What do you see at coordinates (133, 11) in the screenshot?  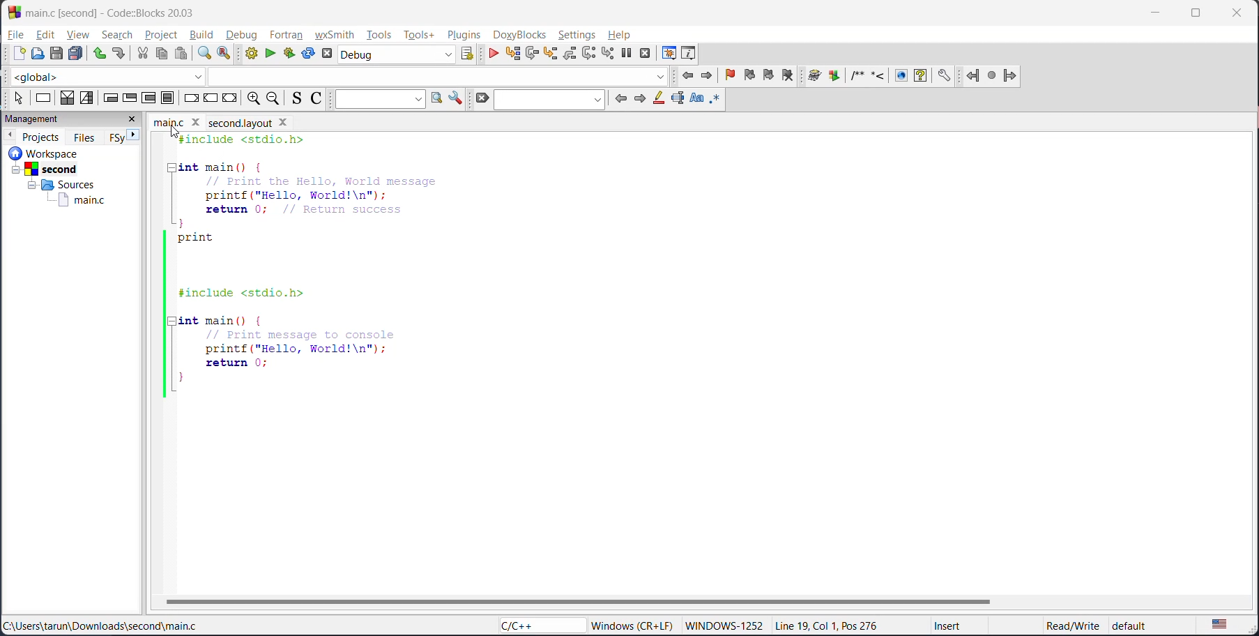 I see `app name and file name` at bounding box center [133, 11].